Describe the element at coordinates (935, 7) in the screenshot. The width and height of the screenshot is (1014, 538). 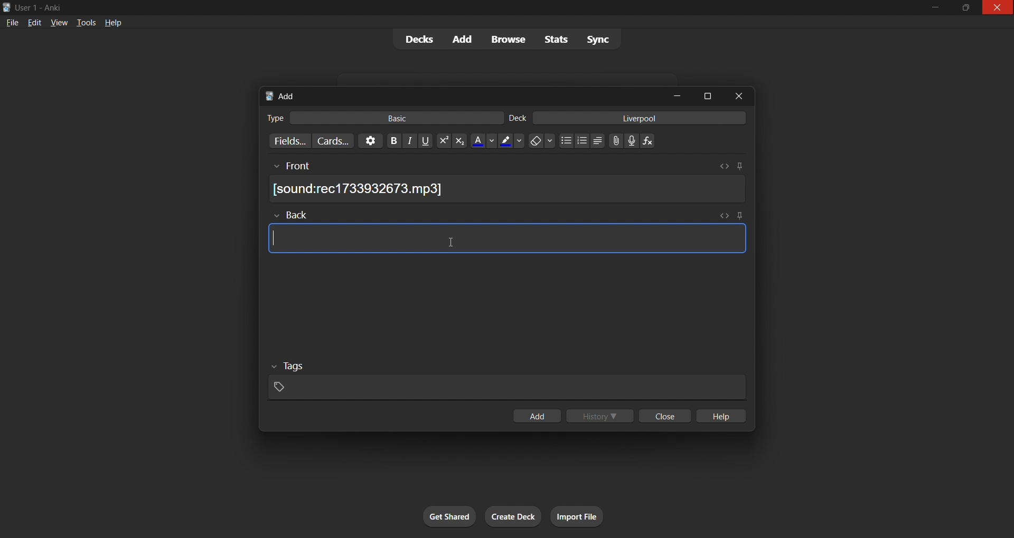
I see `minimize` at that location.